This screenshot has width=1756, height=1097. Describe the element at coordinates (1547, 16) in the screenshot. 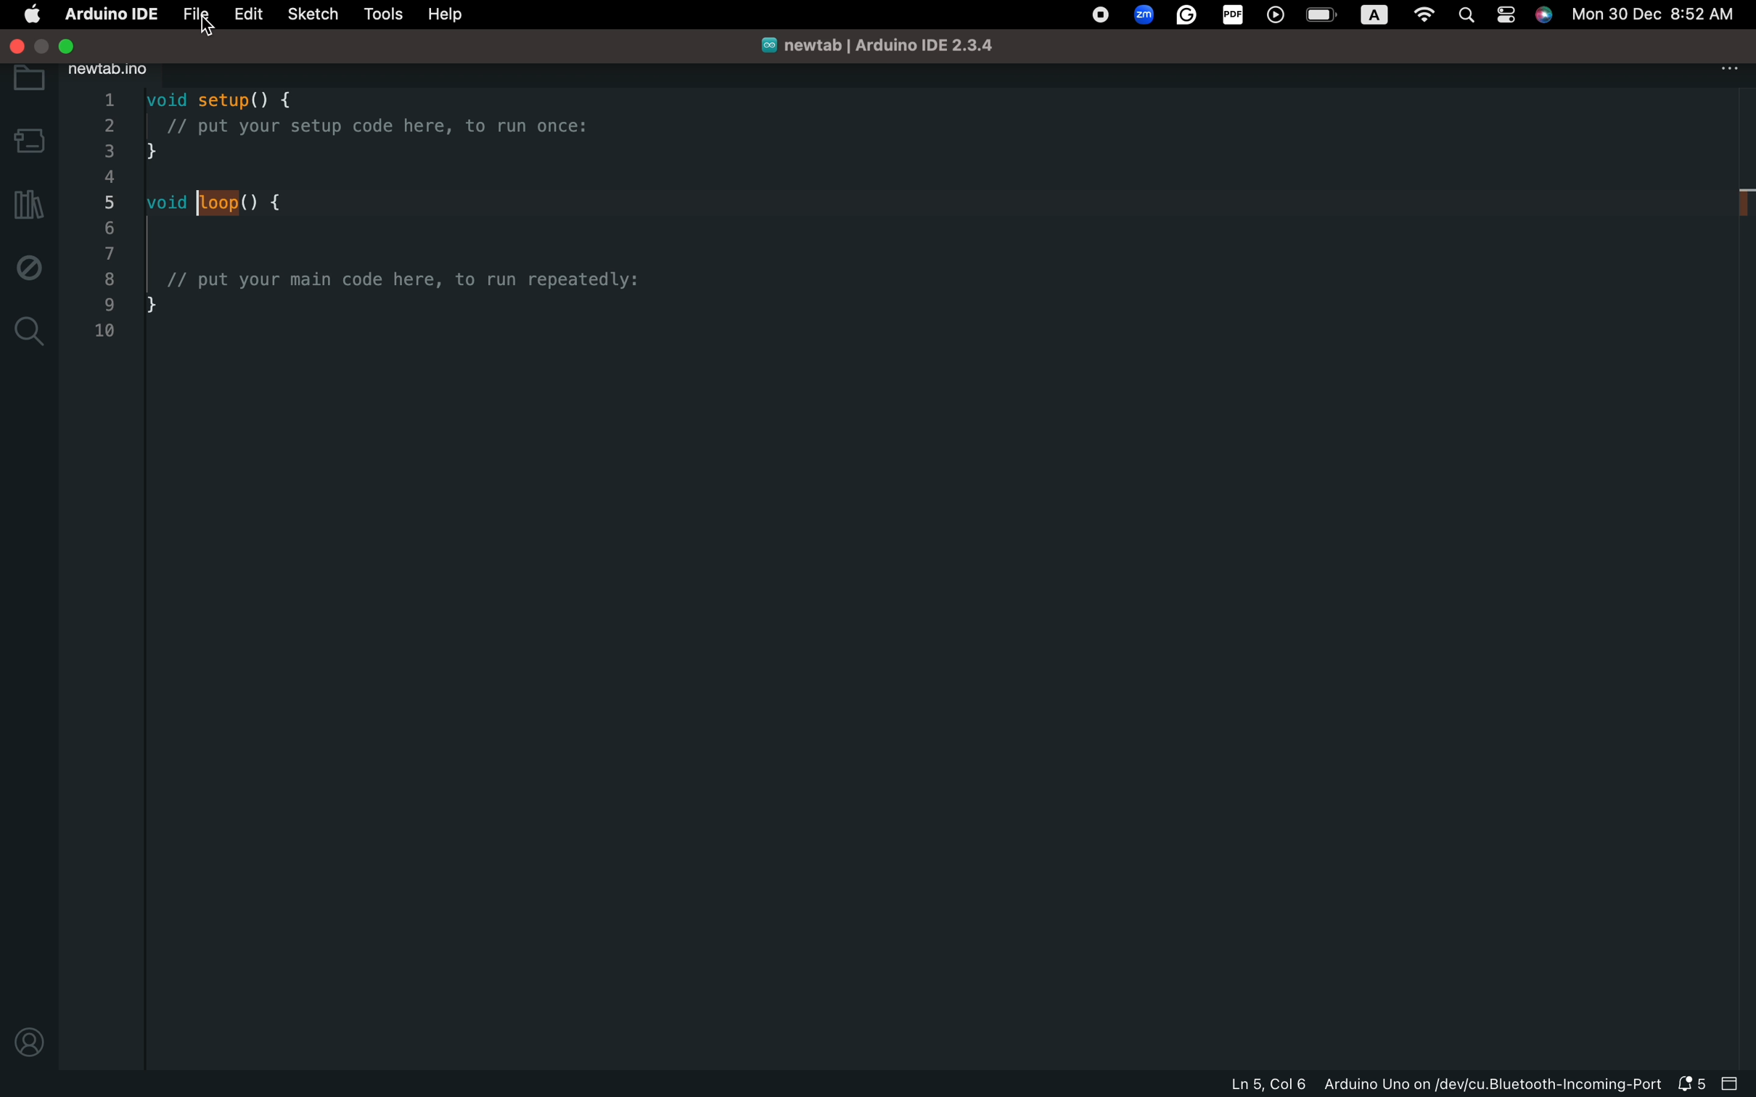

I see `siri` at that location.